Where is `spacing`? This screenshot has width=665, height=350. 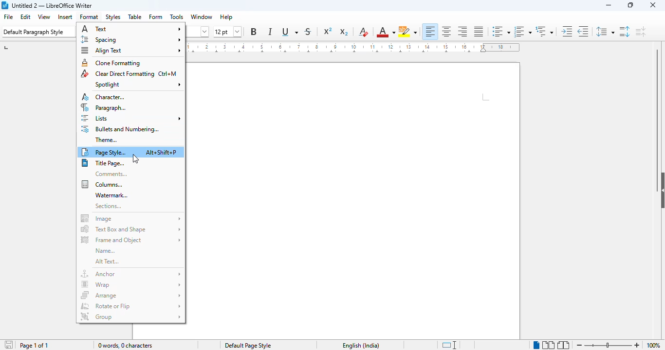 spacing is located at coordinates (130, 39).